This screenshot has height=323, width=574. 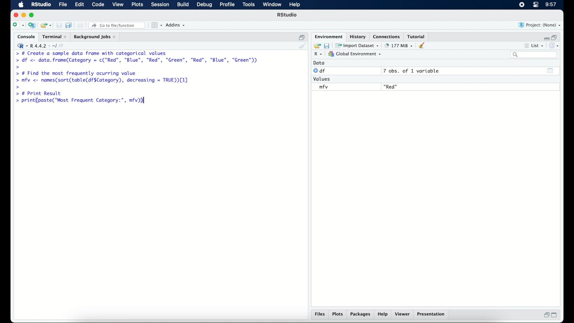 What do you see at coordinates (391, 86) in the screenshot?
I see `"Red"` at bounding box center [391, 86].